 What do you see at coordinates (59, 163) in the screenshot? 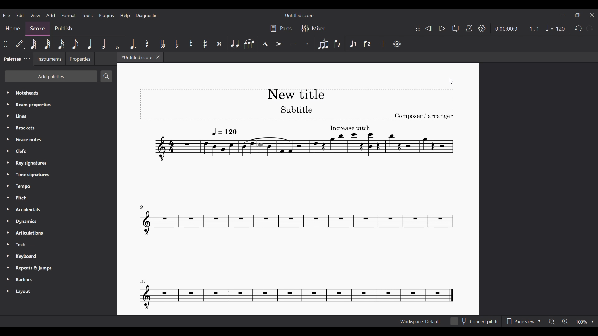
I see `Key signatures` at bounding box center [59, 163].